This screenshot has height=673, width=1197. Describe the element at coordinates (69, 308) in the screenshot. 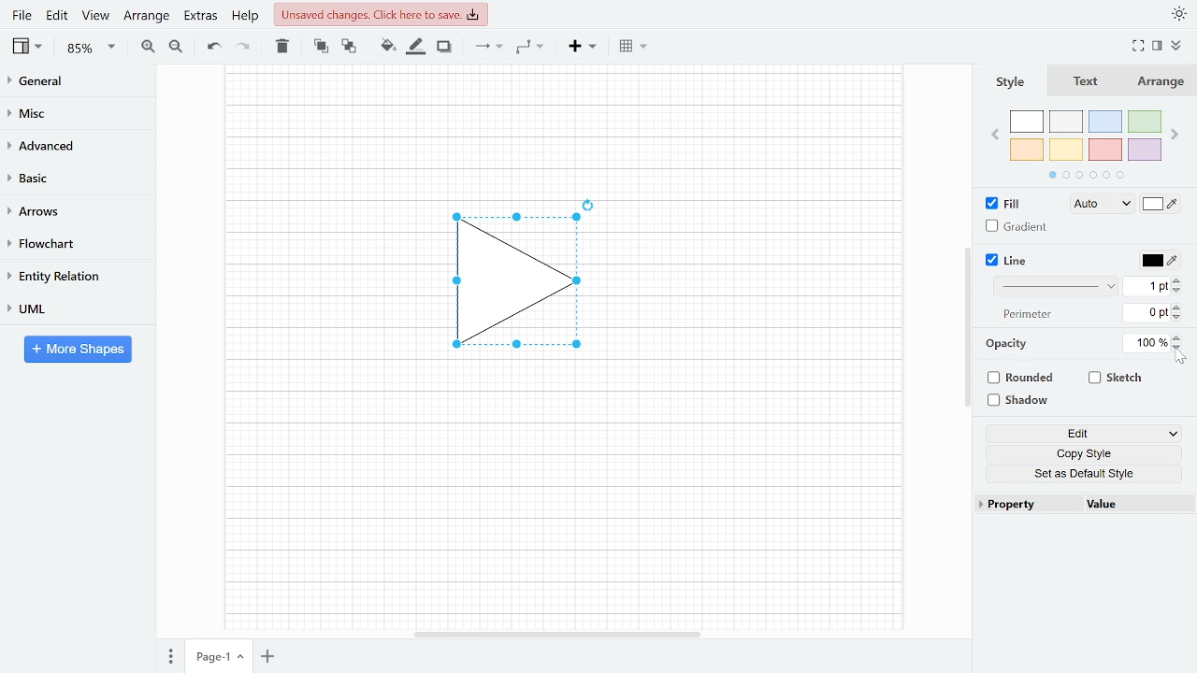

I see `UML` at that location.